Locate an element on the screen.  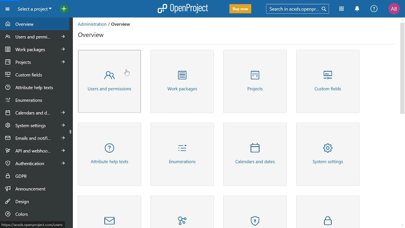
overview is located at coordinates (124, 24).